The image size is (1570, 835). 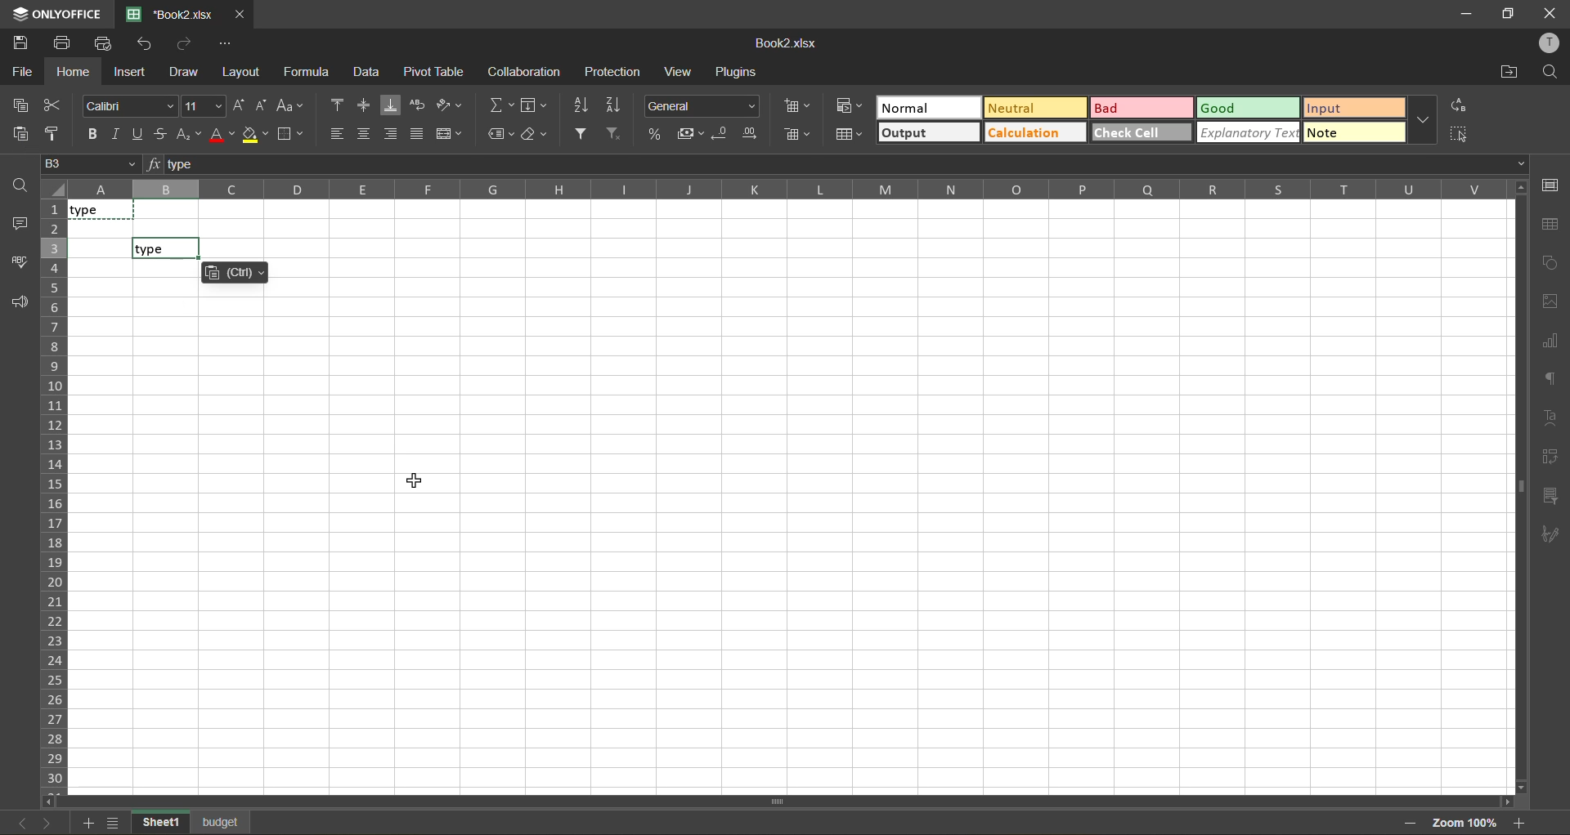 What do you see at coordinates (612, 135) in the screenshot?
I see `clear filter` at bounding box center [612, 135].